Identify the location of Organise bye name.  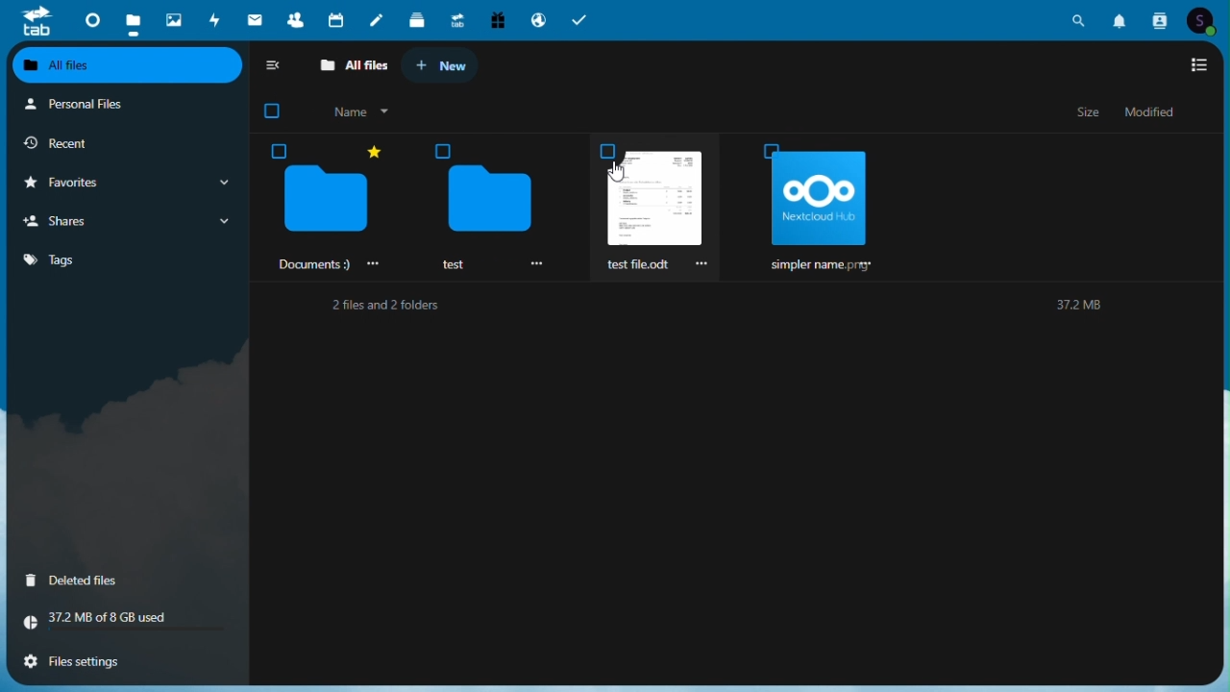
(366, 115).